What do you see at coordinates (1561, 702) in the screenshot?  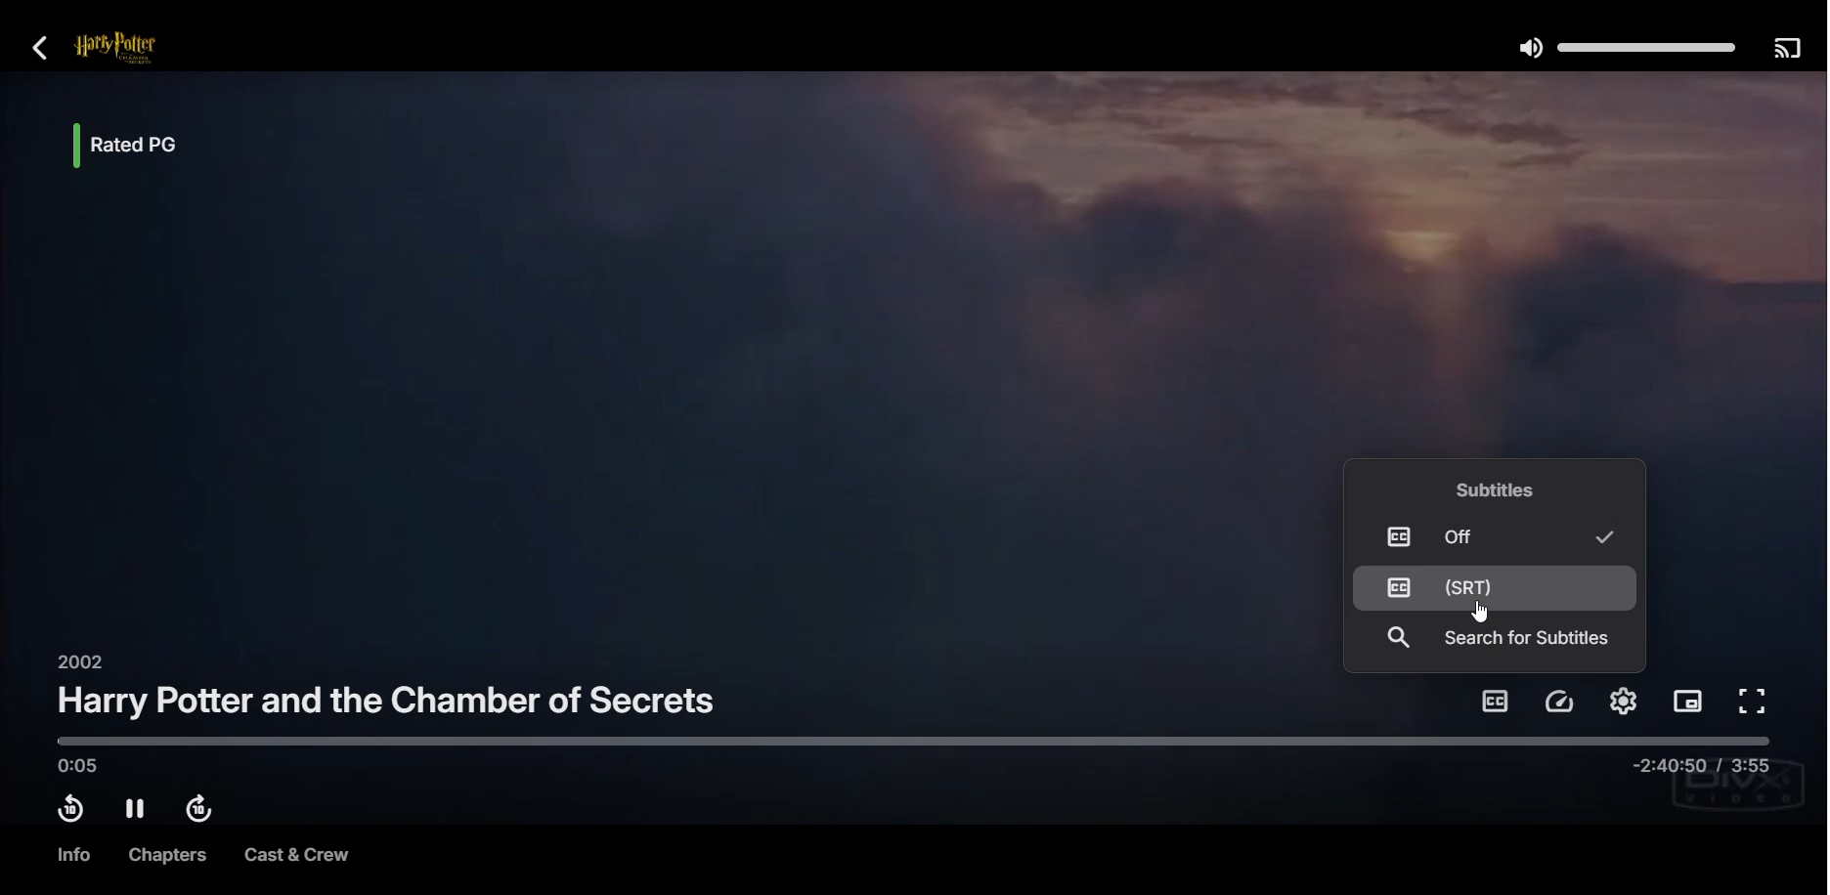 I see `Playback Speed` at bounding box center [1561, 702].